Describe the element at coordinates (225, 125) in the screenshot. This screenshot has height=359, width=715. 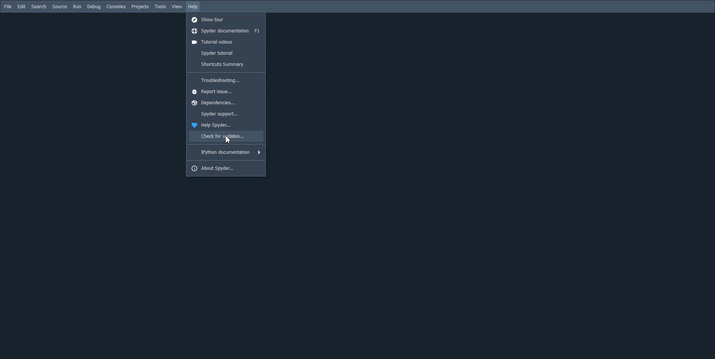
I see `Help` at that location.